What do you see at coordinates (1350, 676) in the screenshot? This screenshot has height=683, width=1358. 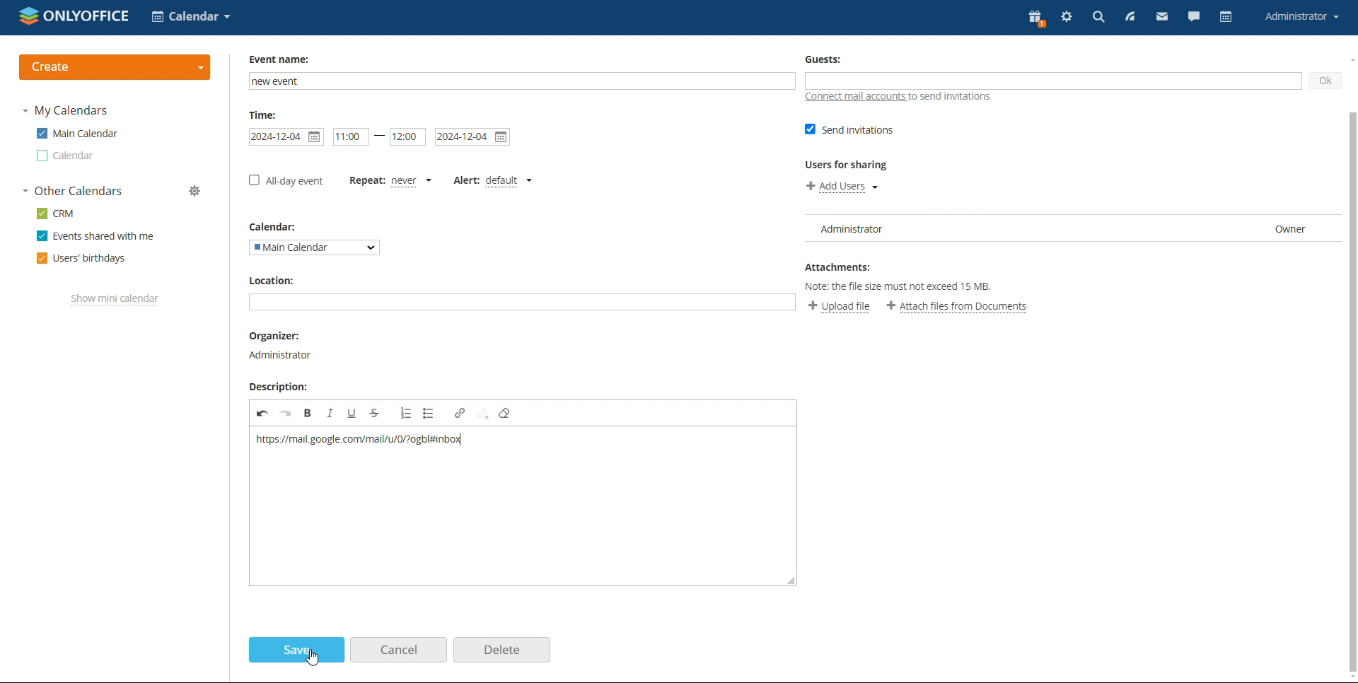 I see `scroll down` at bounding box center [1350, 676].